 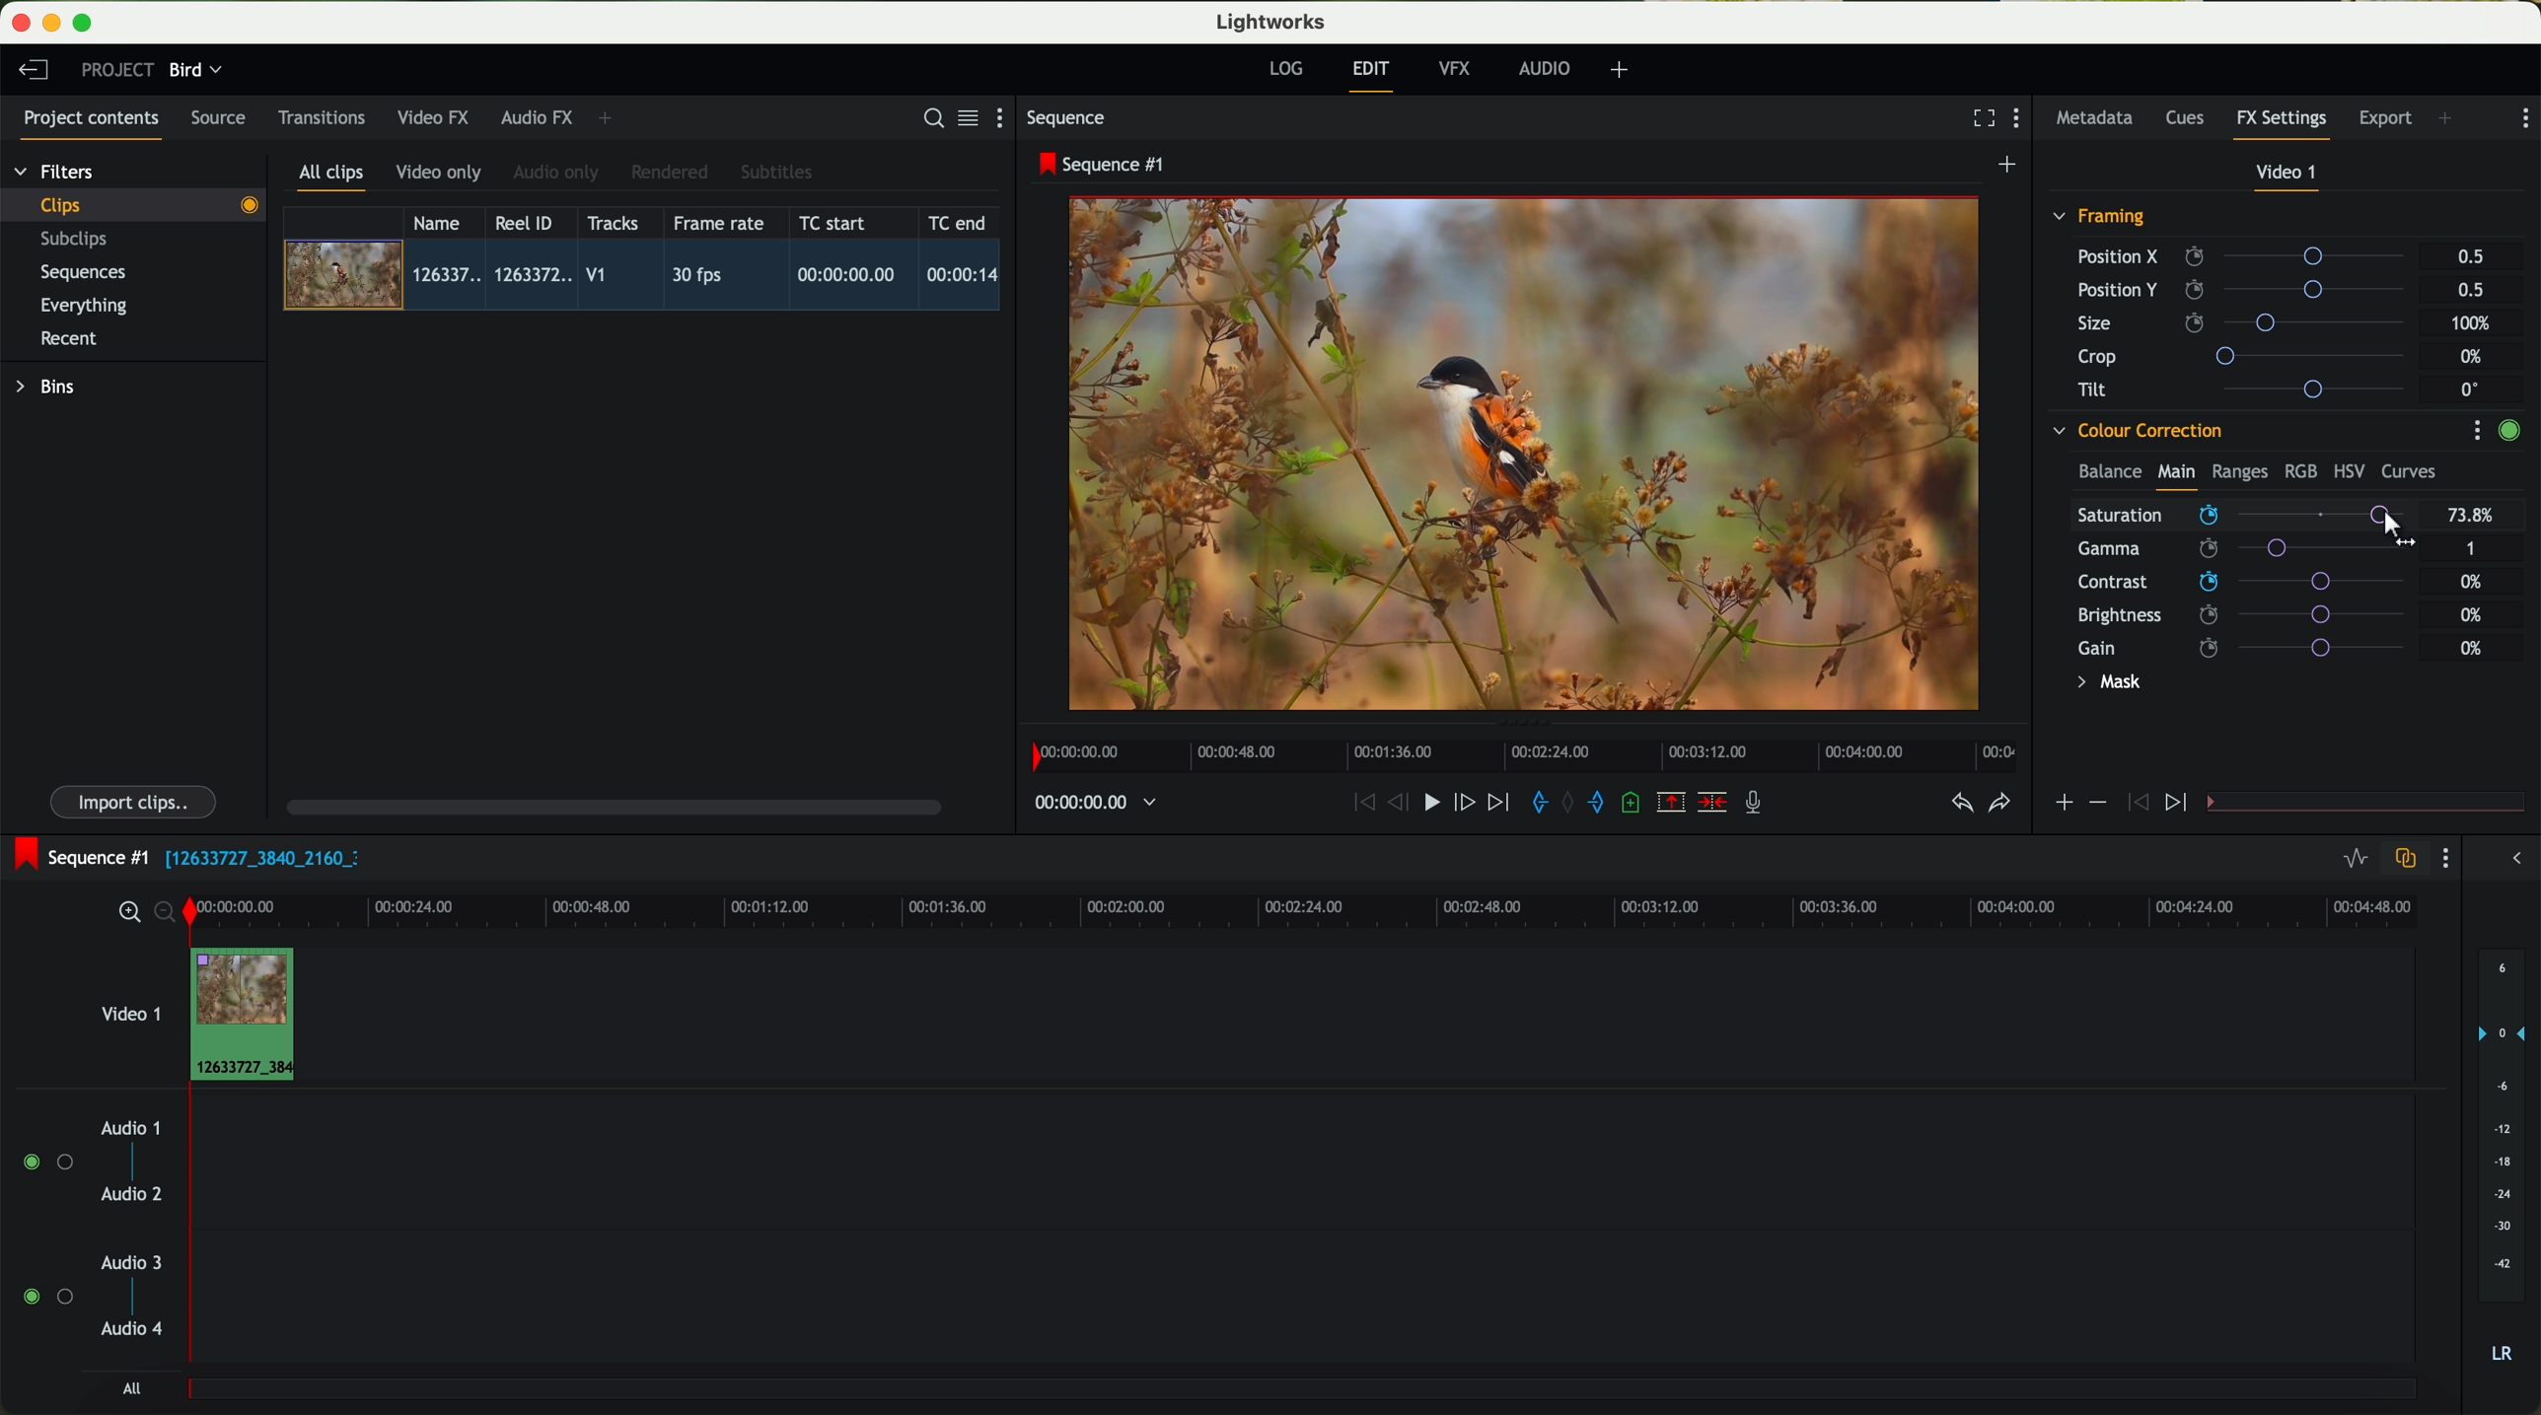 What do you see at coordinates (2472, 612) in the screenshot?
I see `0%` at bounding box center [2472, 612].